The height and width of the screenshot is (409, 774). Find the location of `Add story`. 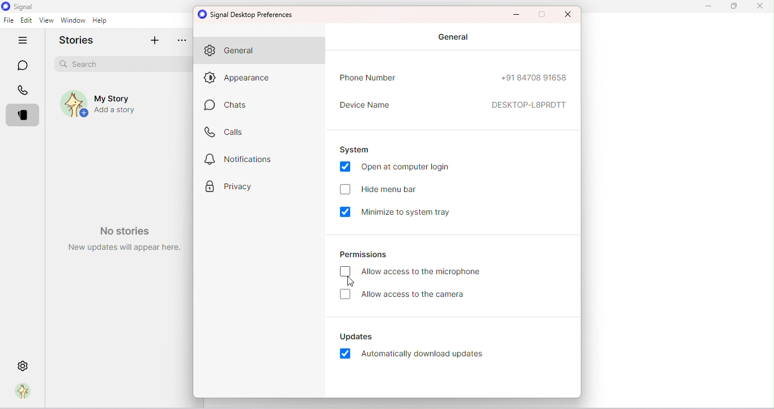

Add story is located at coordinates (157, 41).